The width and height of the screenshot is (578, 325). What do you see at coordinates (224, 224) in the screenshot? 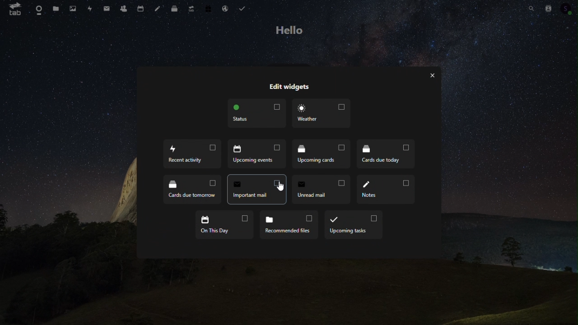
I see `On this day` at bounding box center [224, 224].